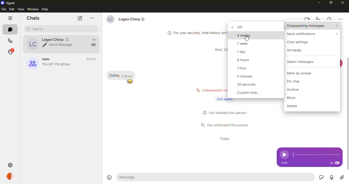 The image size is (349, 184). I want to click on search, so click(330, 19).